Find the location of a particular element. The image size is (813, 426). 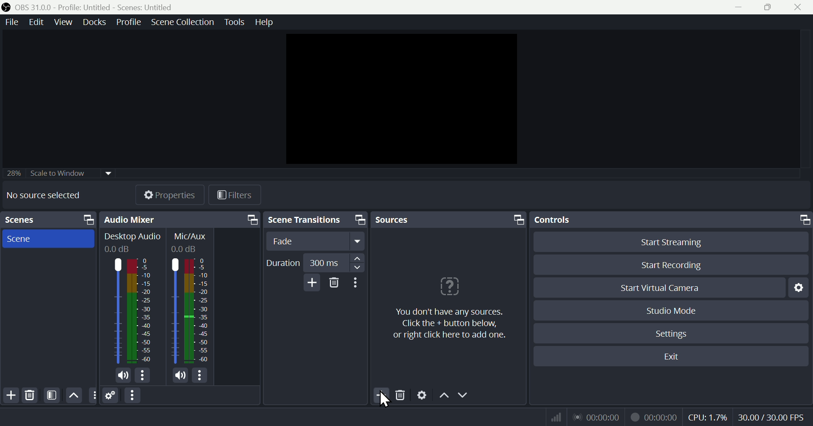

Profile is located at coordinates (129, 22).